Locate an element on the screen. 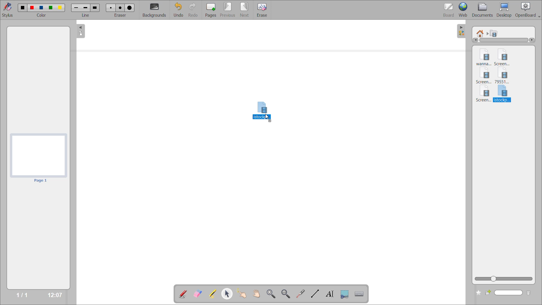 The height and width of the screenshot is (305, 542). select and modify objects is located at coordinates (229, 294).